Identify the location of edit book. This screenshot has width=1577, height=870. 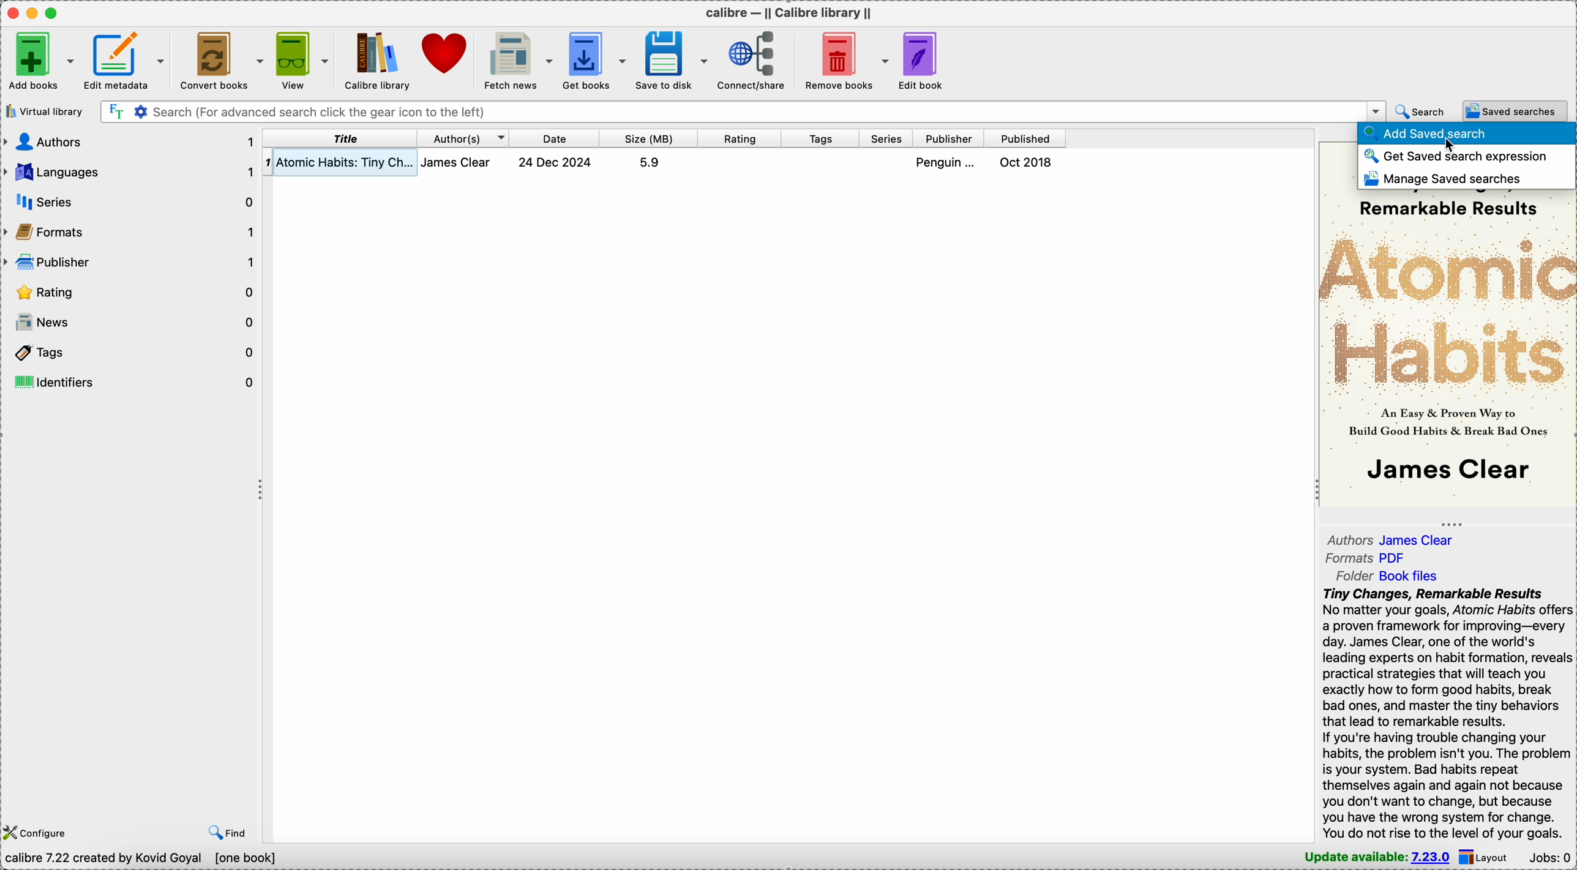
(929, 60).